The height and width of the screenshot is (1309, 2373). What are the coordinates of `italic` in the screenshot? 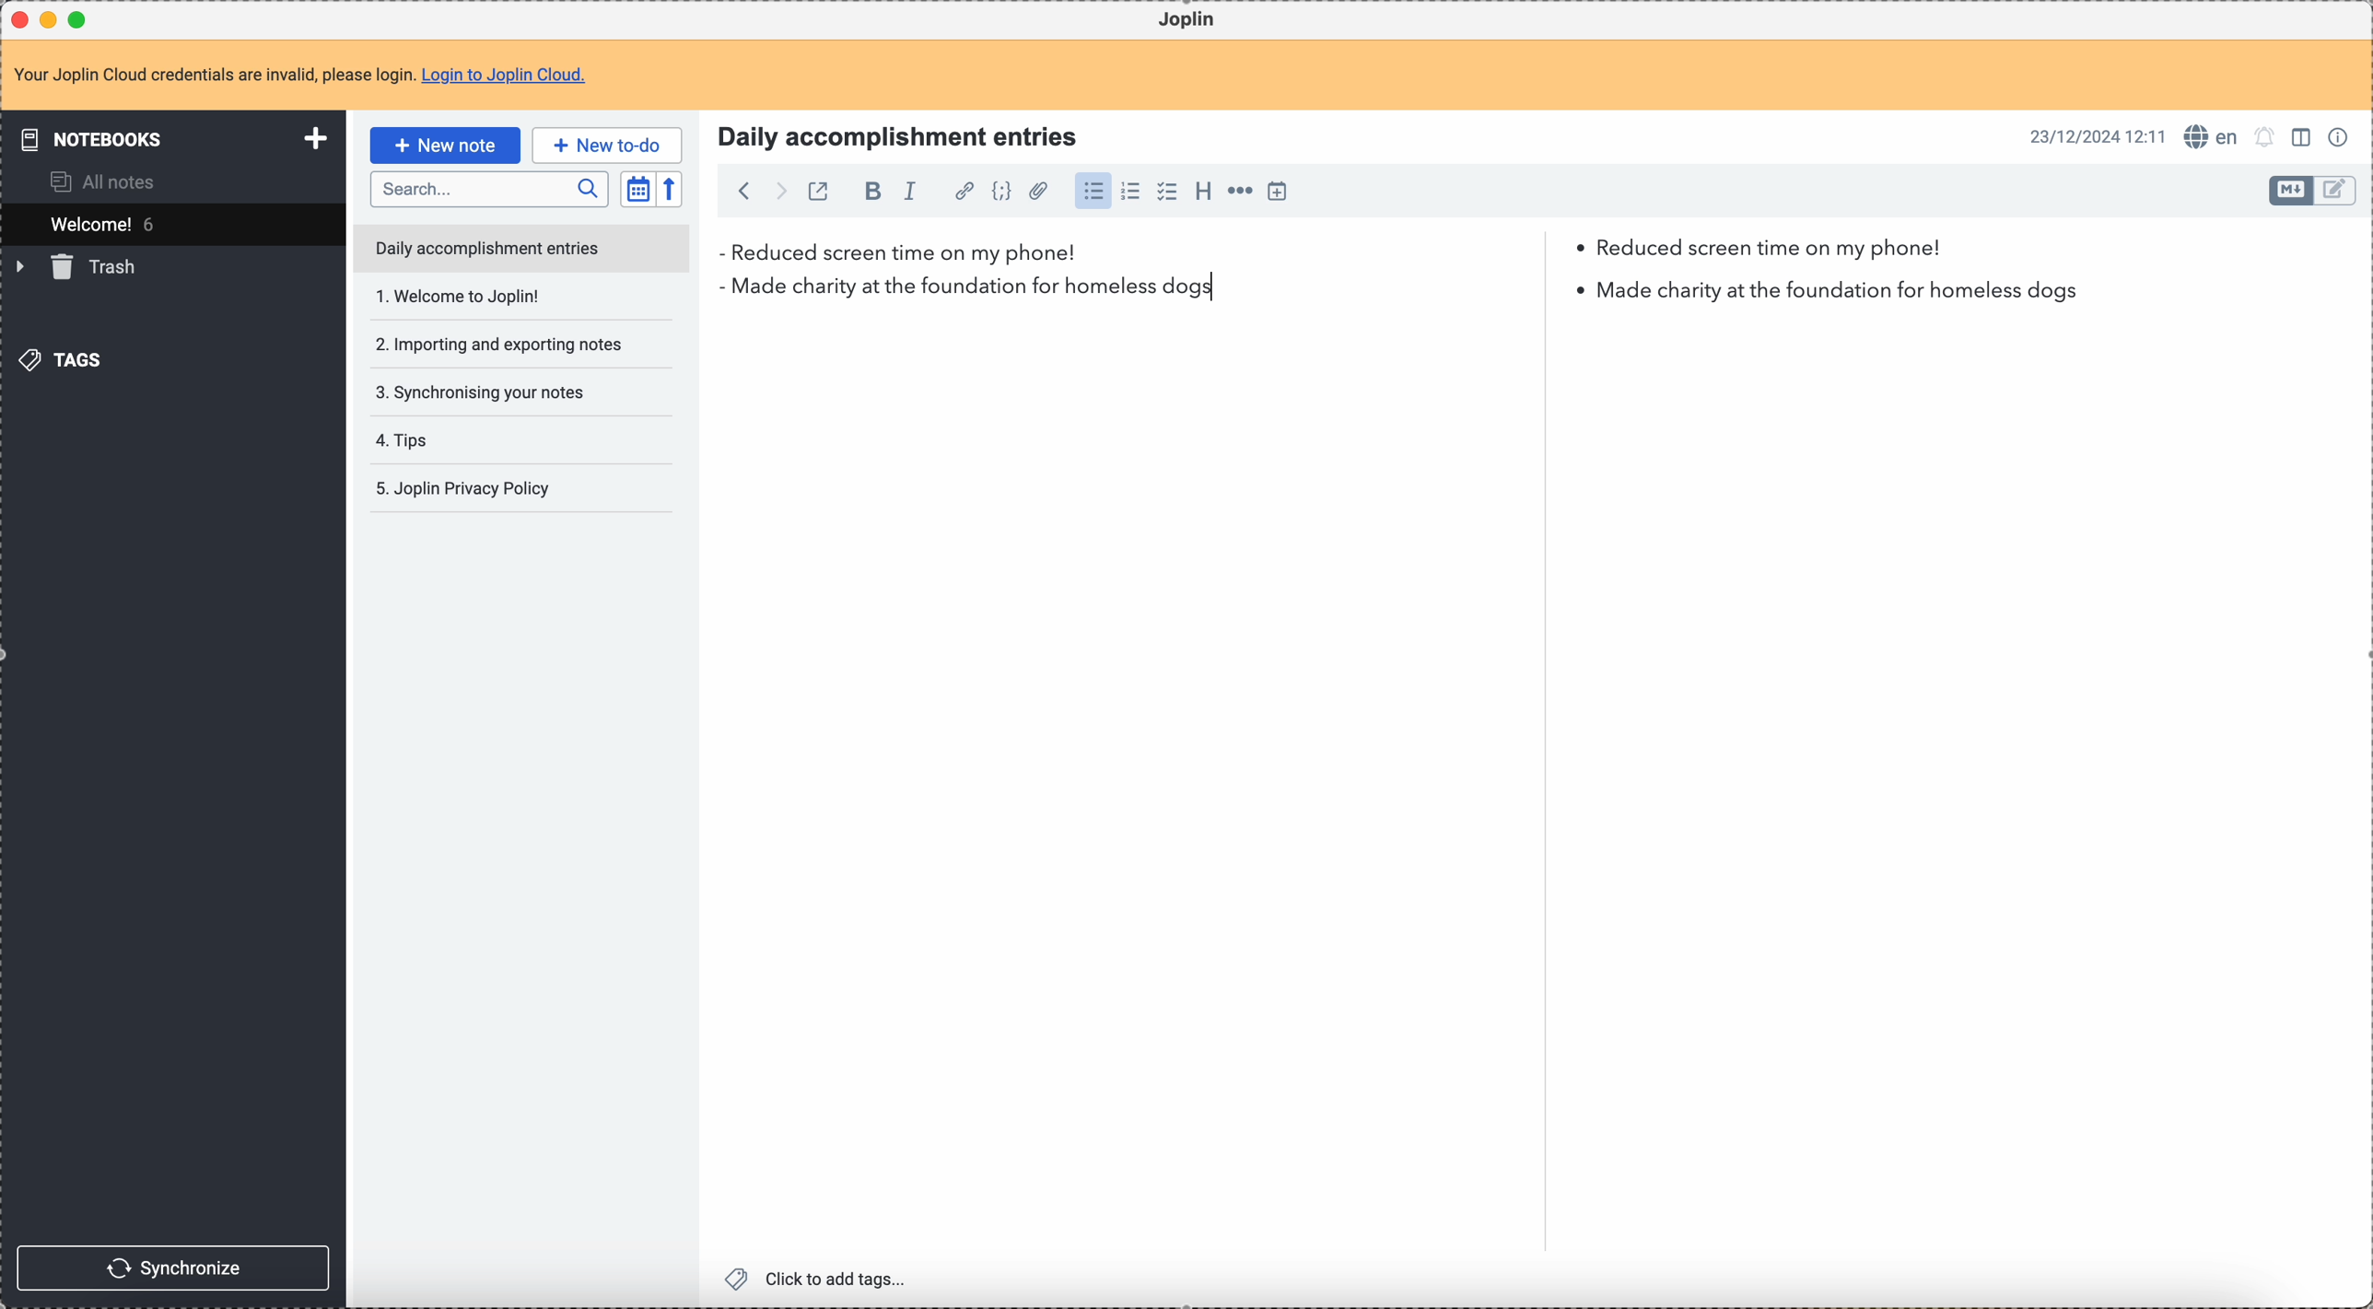 It's located at (918, 192).